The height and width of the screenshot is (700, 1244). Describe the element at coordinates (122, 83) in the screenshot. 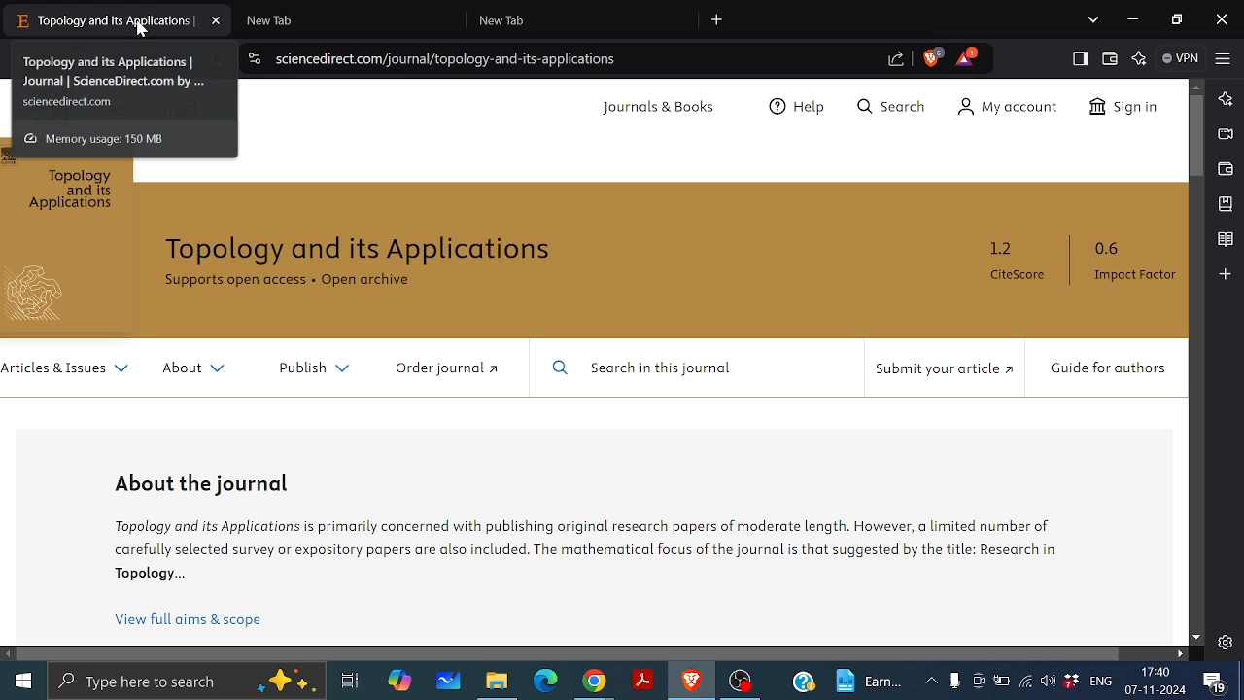

I see `Name and link of the current tab` at that location.